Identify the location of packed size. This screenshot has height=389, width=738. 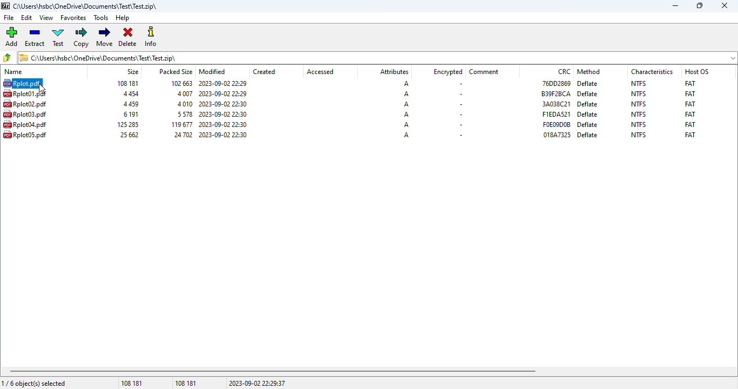
(180, 124).